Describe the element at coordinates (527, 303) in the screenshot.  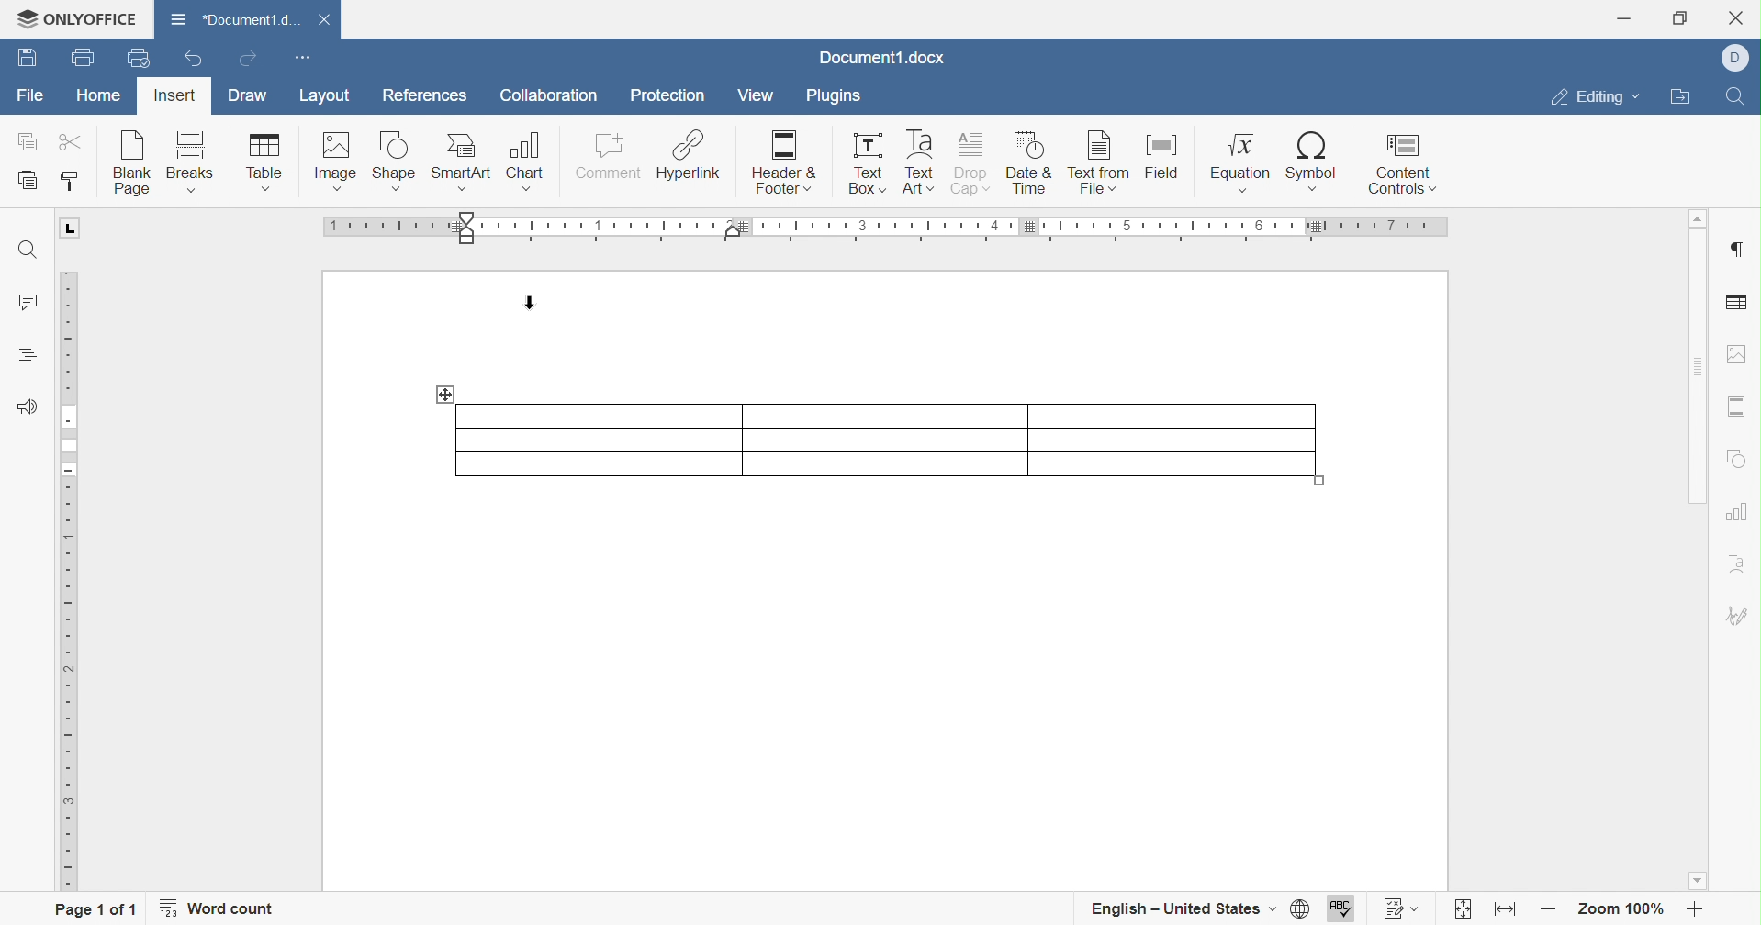
I see `Cursor` at that location.